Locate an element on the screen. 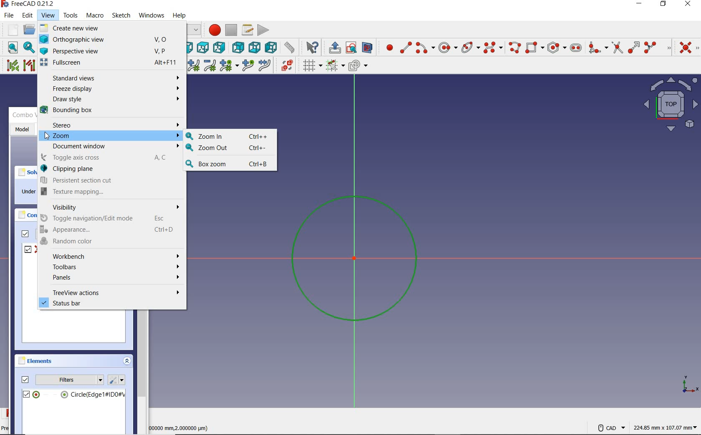  create B-Spline is located at coordinates (492, 47).